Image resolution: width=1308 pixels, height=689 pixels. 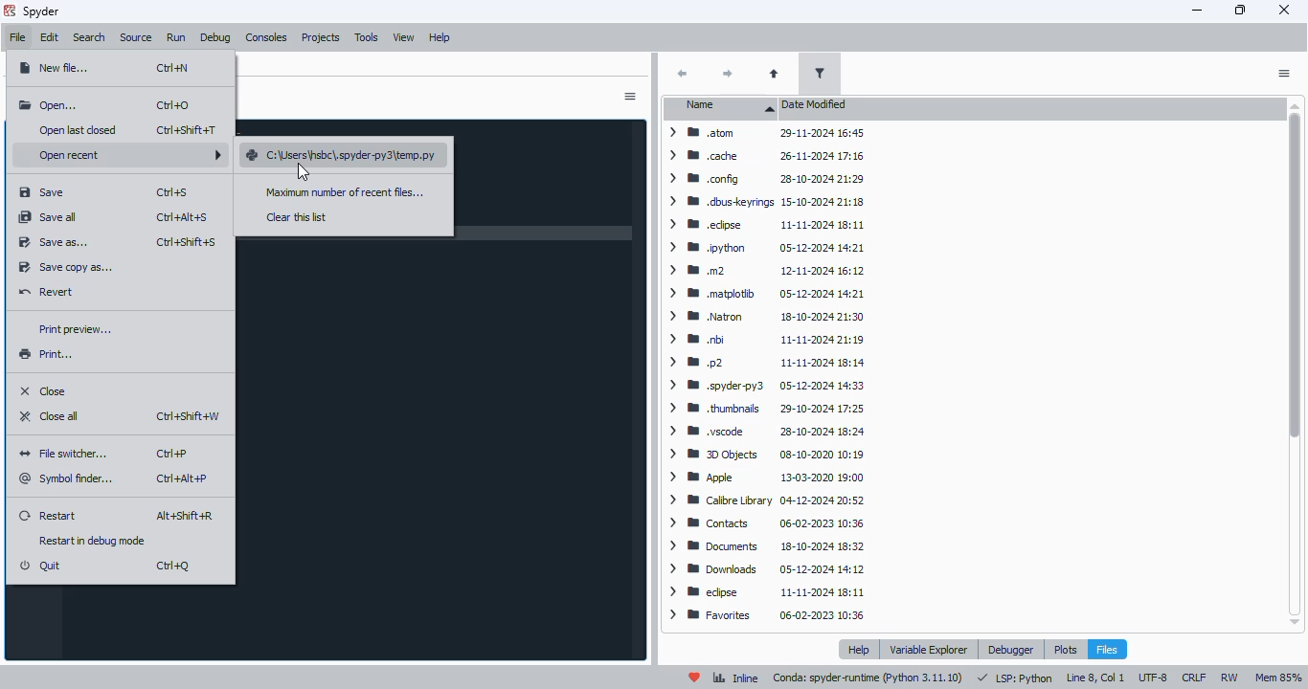 What do you see at coordinates (735, 677) in the screenshot?
I see `inline` at bounding box center [735, 677].